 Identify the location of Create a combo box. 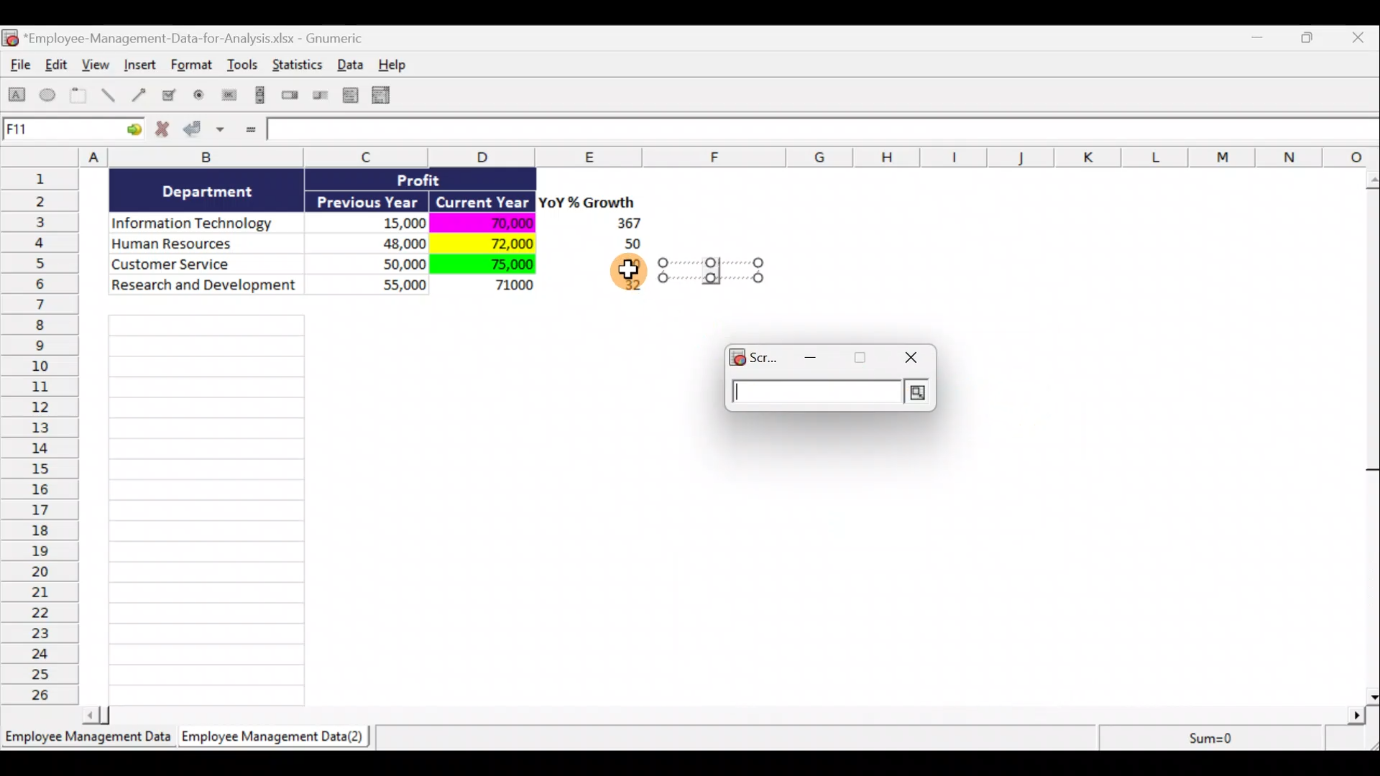
(387, 96).